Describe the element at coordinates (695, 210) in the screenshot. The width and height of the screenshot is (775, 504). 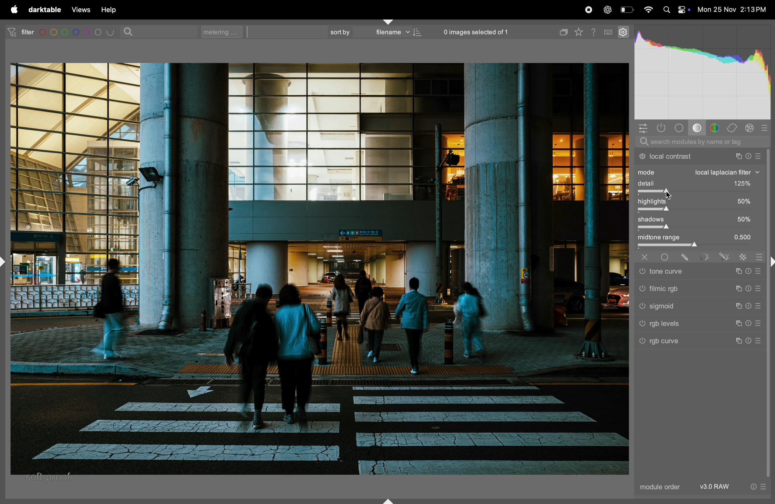
I see `toggle` at that location.